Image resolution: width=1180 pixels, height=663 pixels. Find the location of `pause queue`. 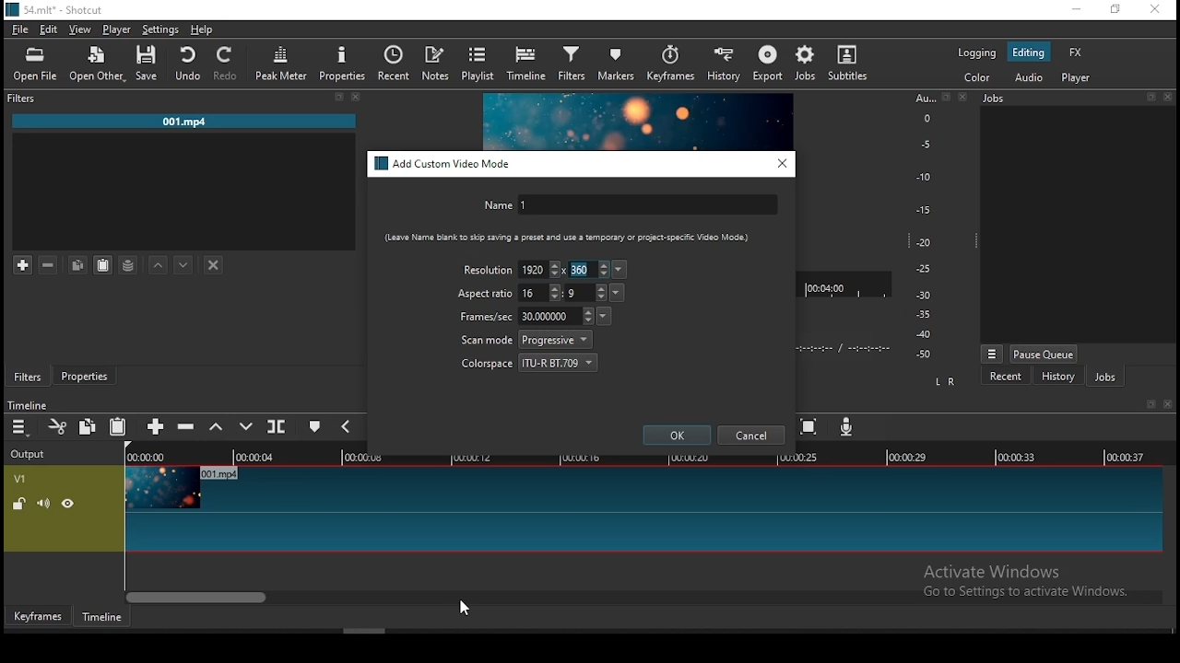

pause queue is located at coordinates (1044, 354).